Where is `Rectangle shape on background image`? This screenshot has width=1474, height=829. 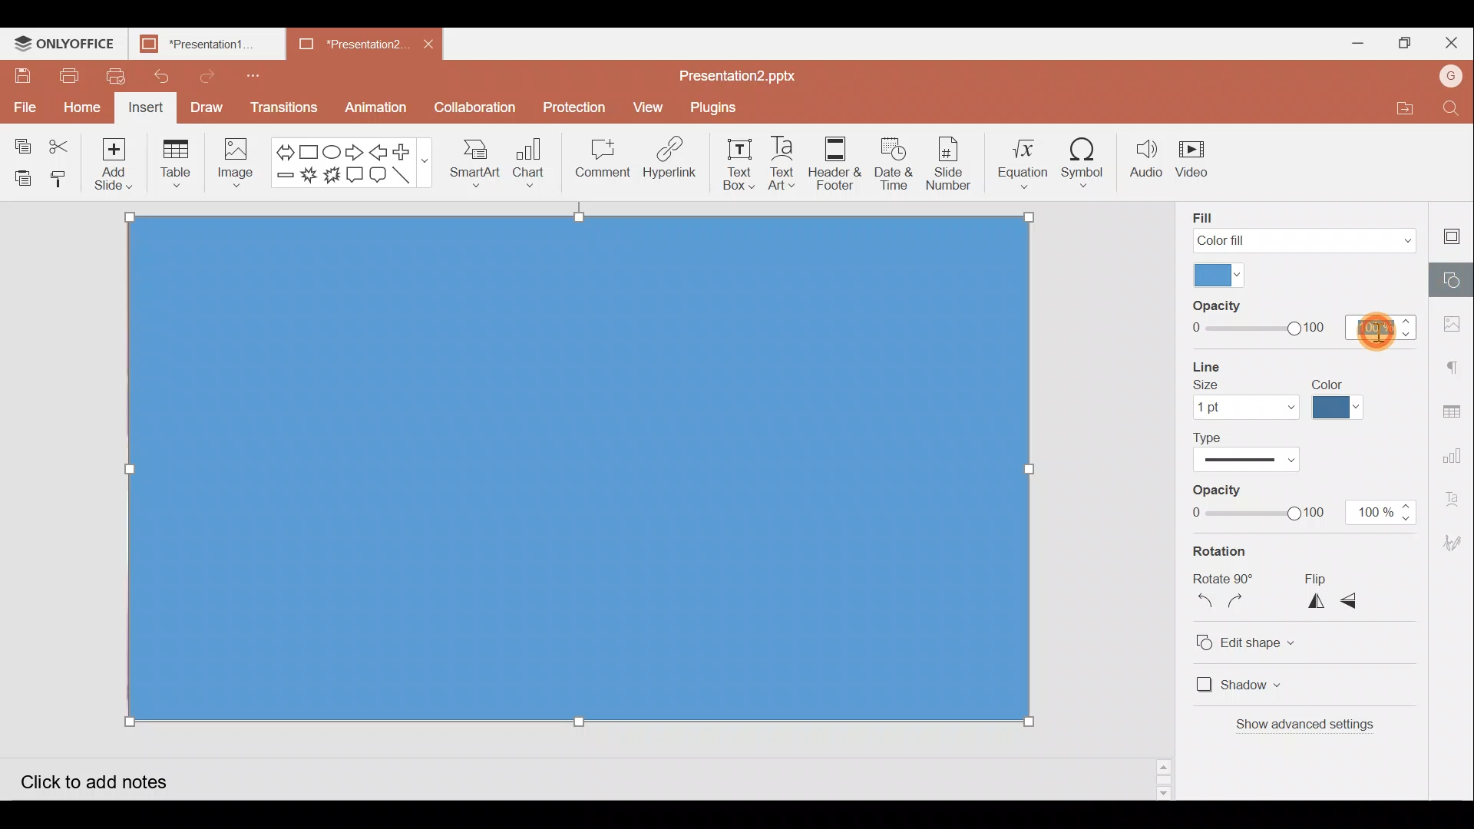 Rectangle shape on background image is located at coordinates (582, 473).